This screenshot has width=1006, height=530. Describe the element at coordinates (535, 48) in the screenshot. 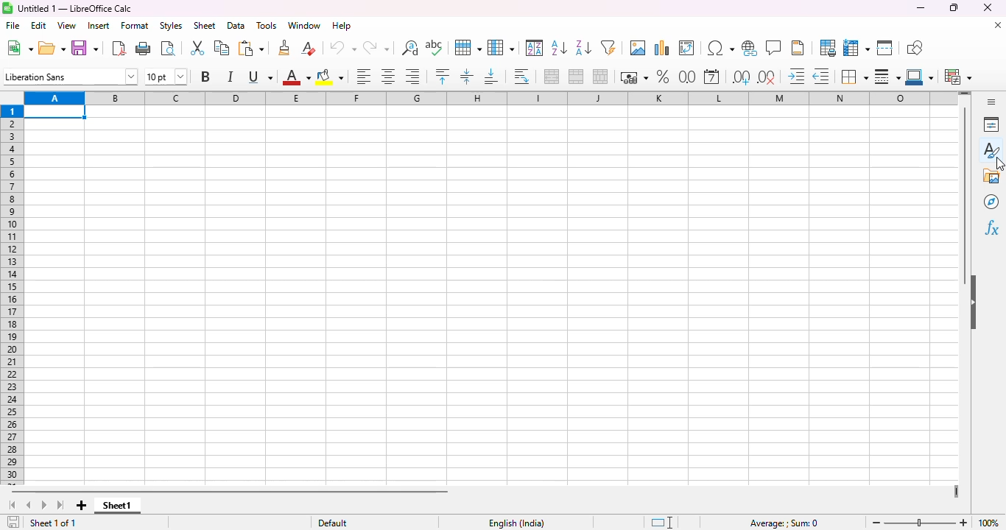

I see `sort` at that location.